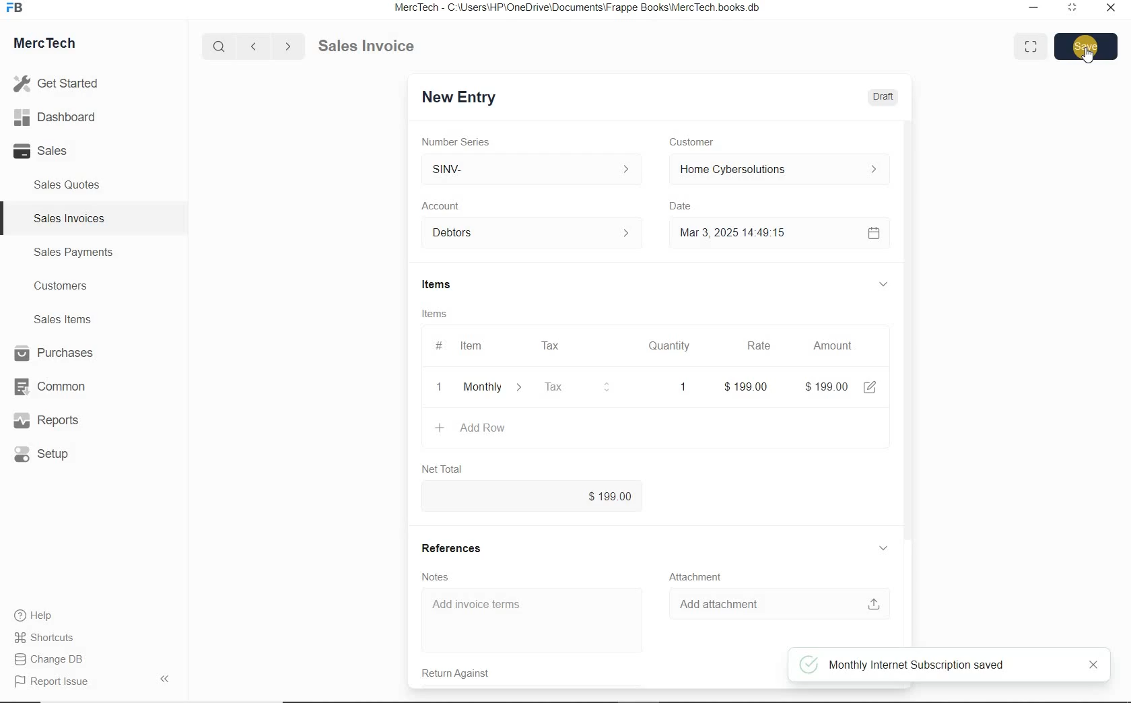 The height and width of the screenshot is (703, 1131). Describe the element at coordinates (220, 46) in the screenshot. I see `Search` at that location.